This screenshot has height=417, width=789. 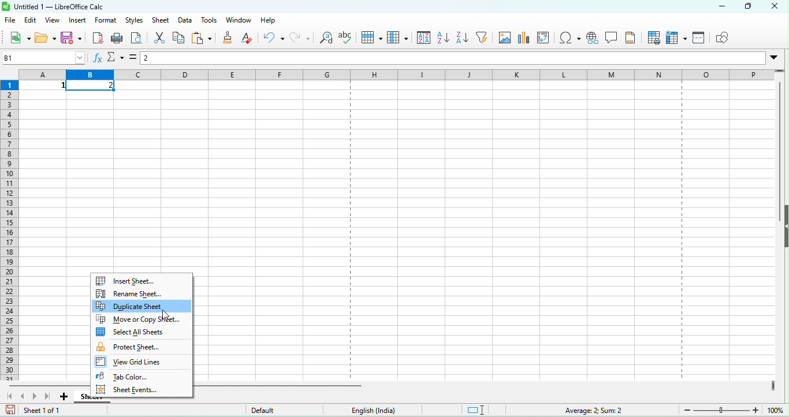 I want to click on headers and footers, so click(x=634, y=40).